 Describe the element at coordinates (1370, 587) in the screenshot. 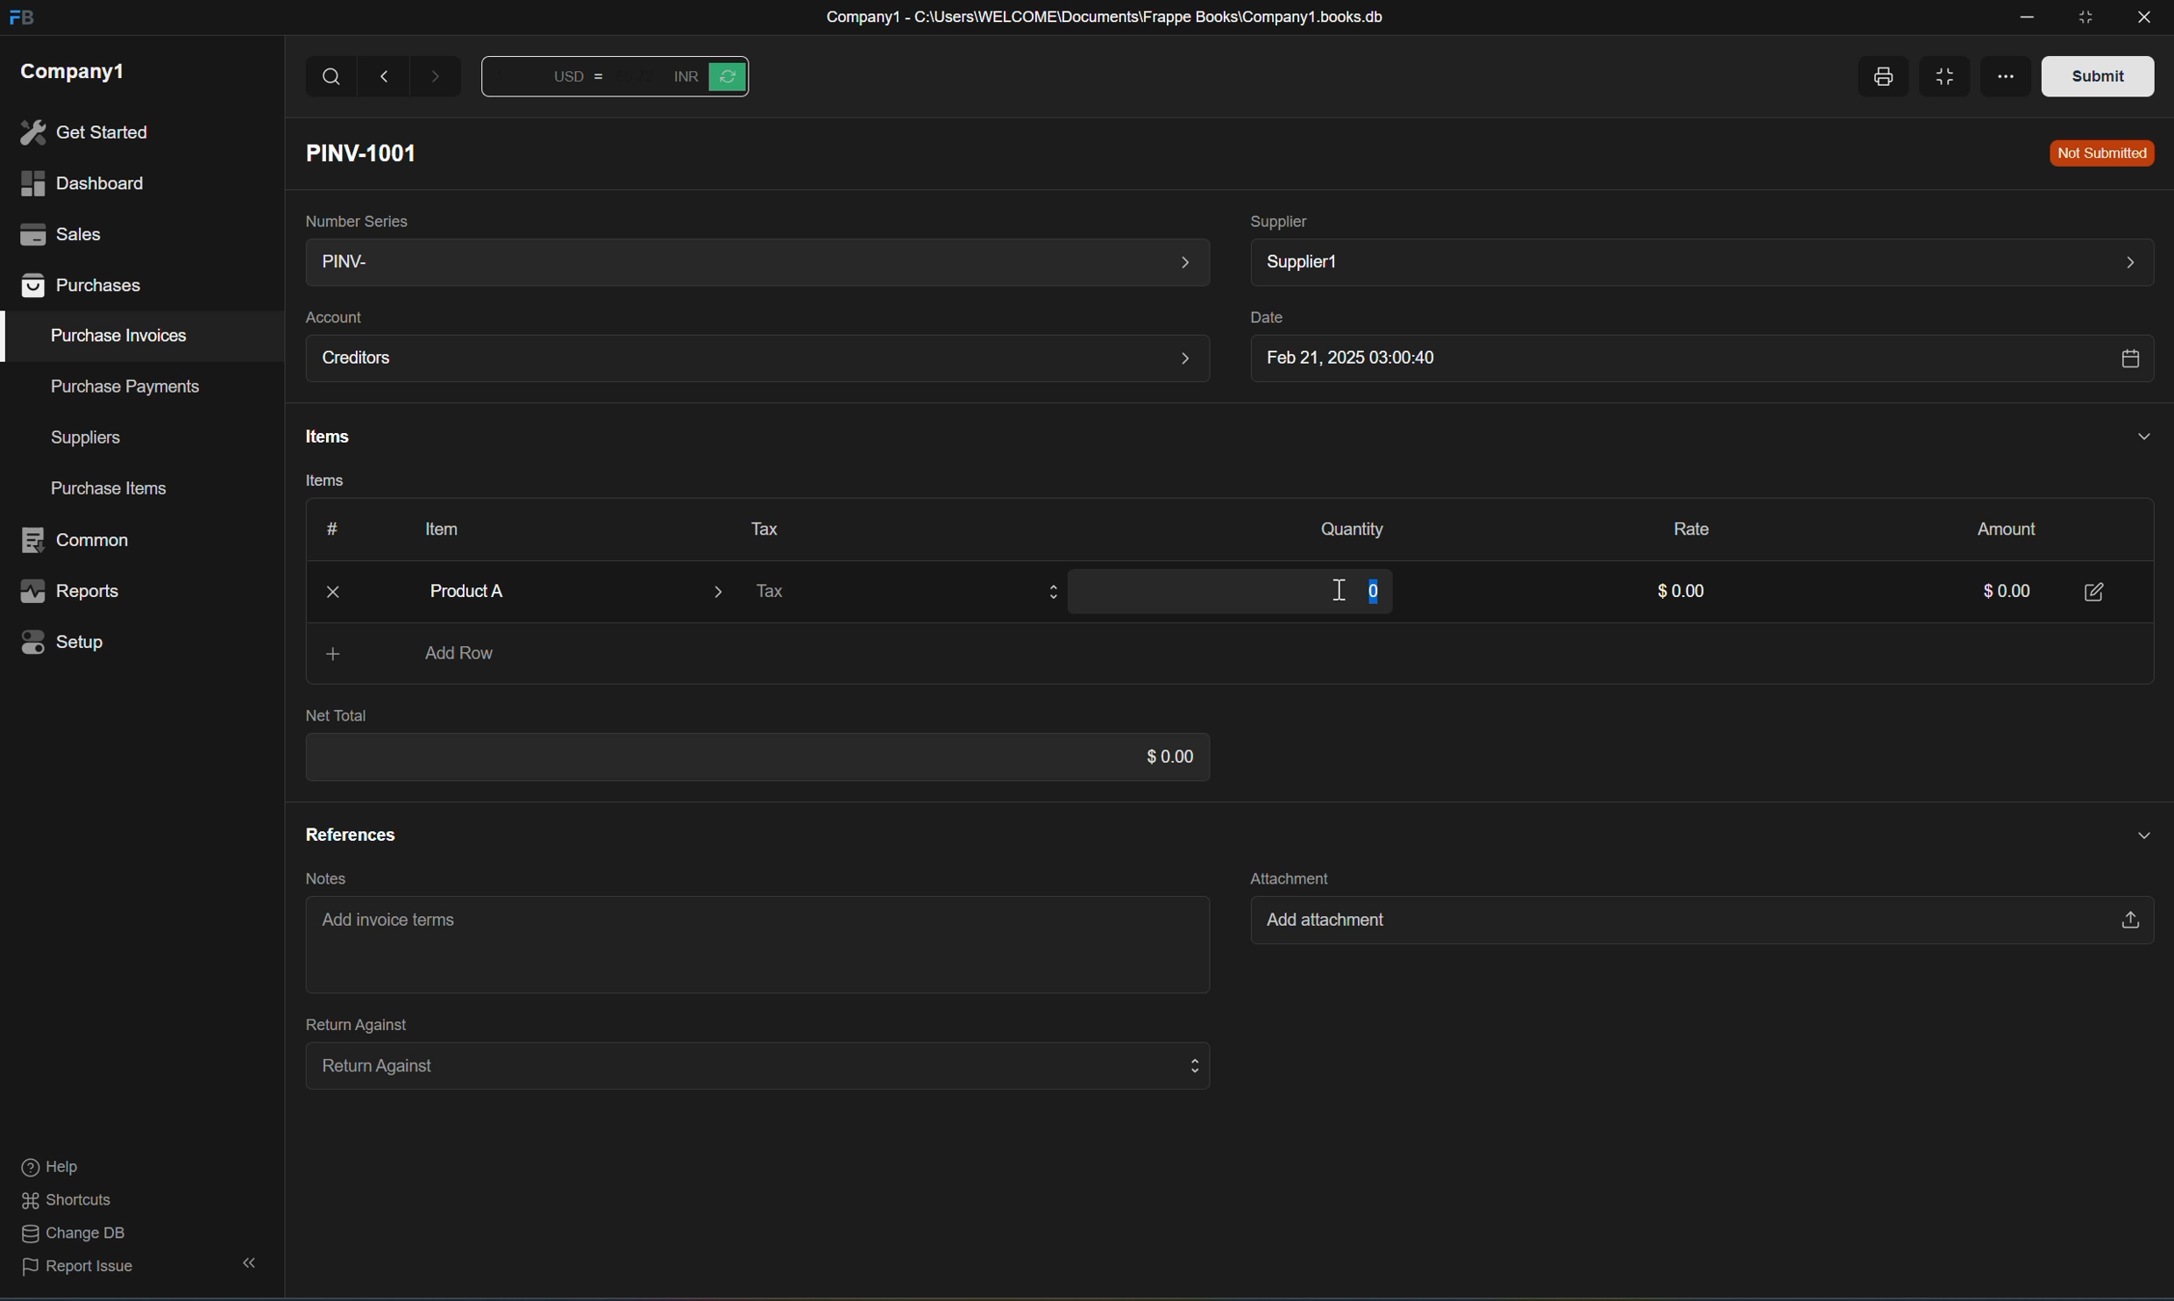

I see `0` at that location.